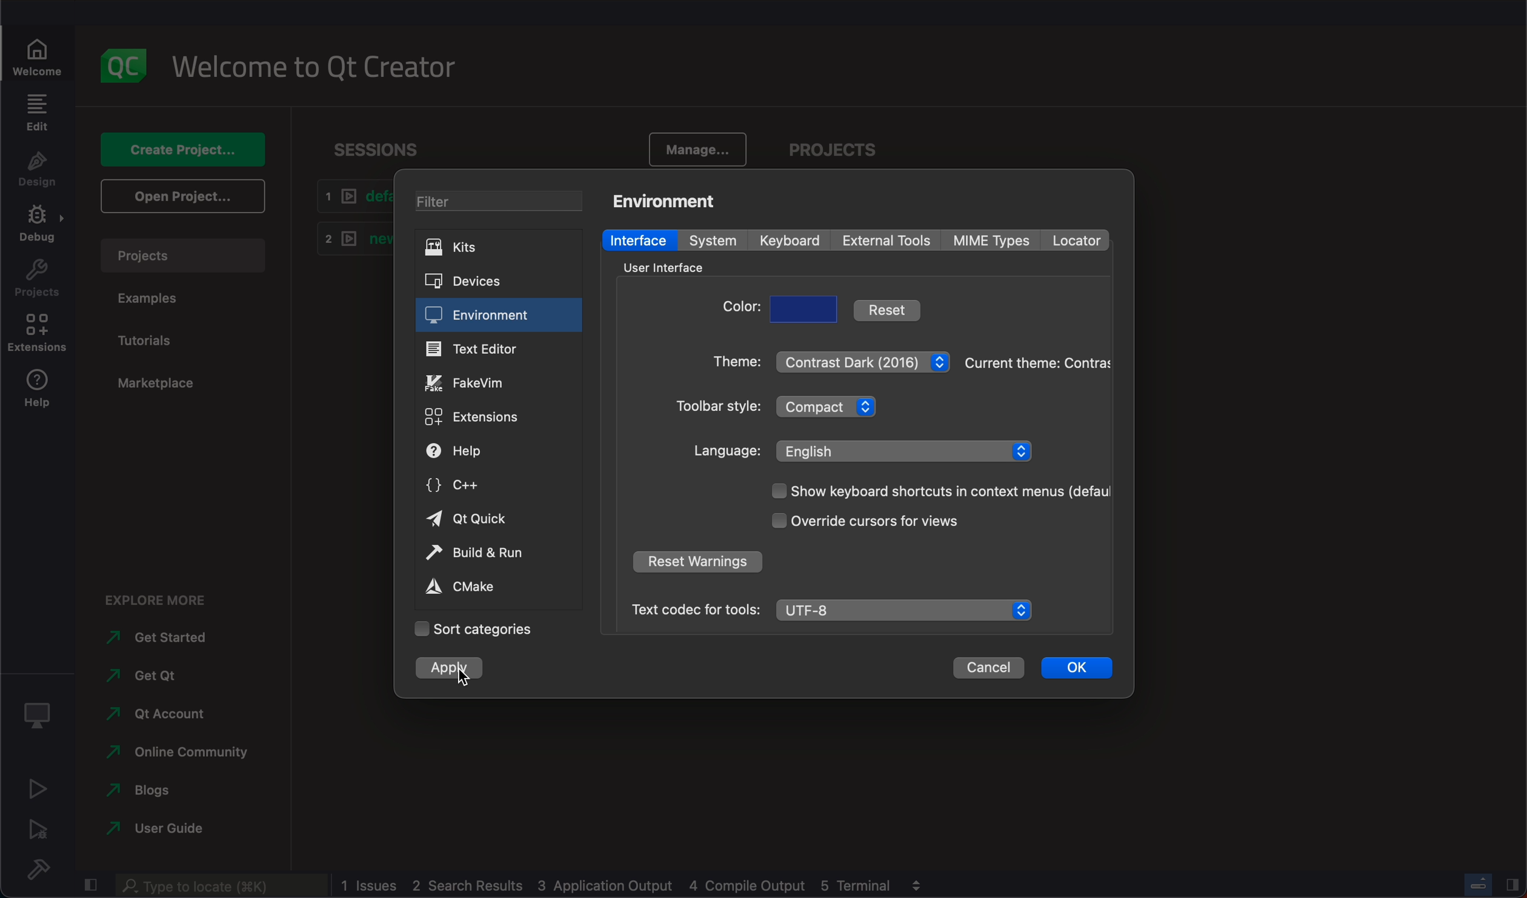 The image size is (1527, 898). Describe the element at coordinates (180, 196) in the screenshot. I see `open` at that location.